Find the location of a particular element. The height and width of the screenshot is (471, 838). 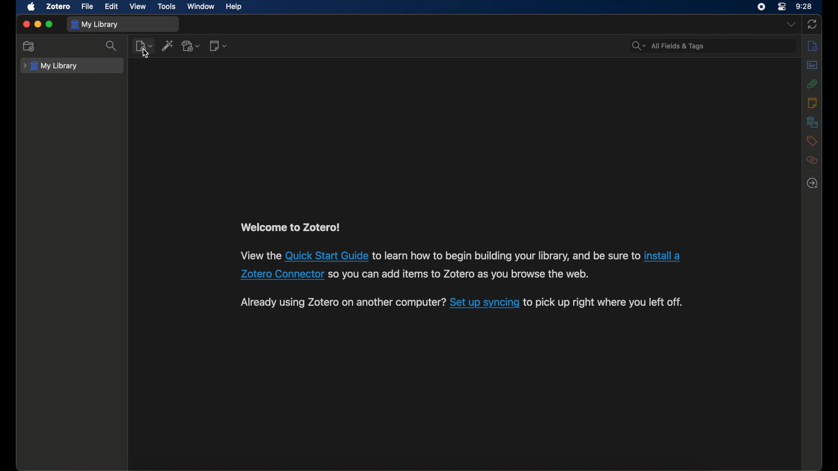

file is located at coordinates (87, 7).